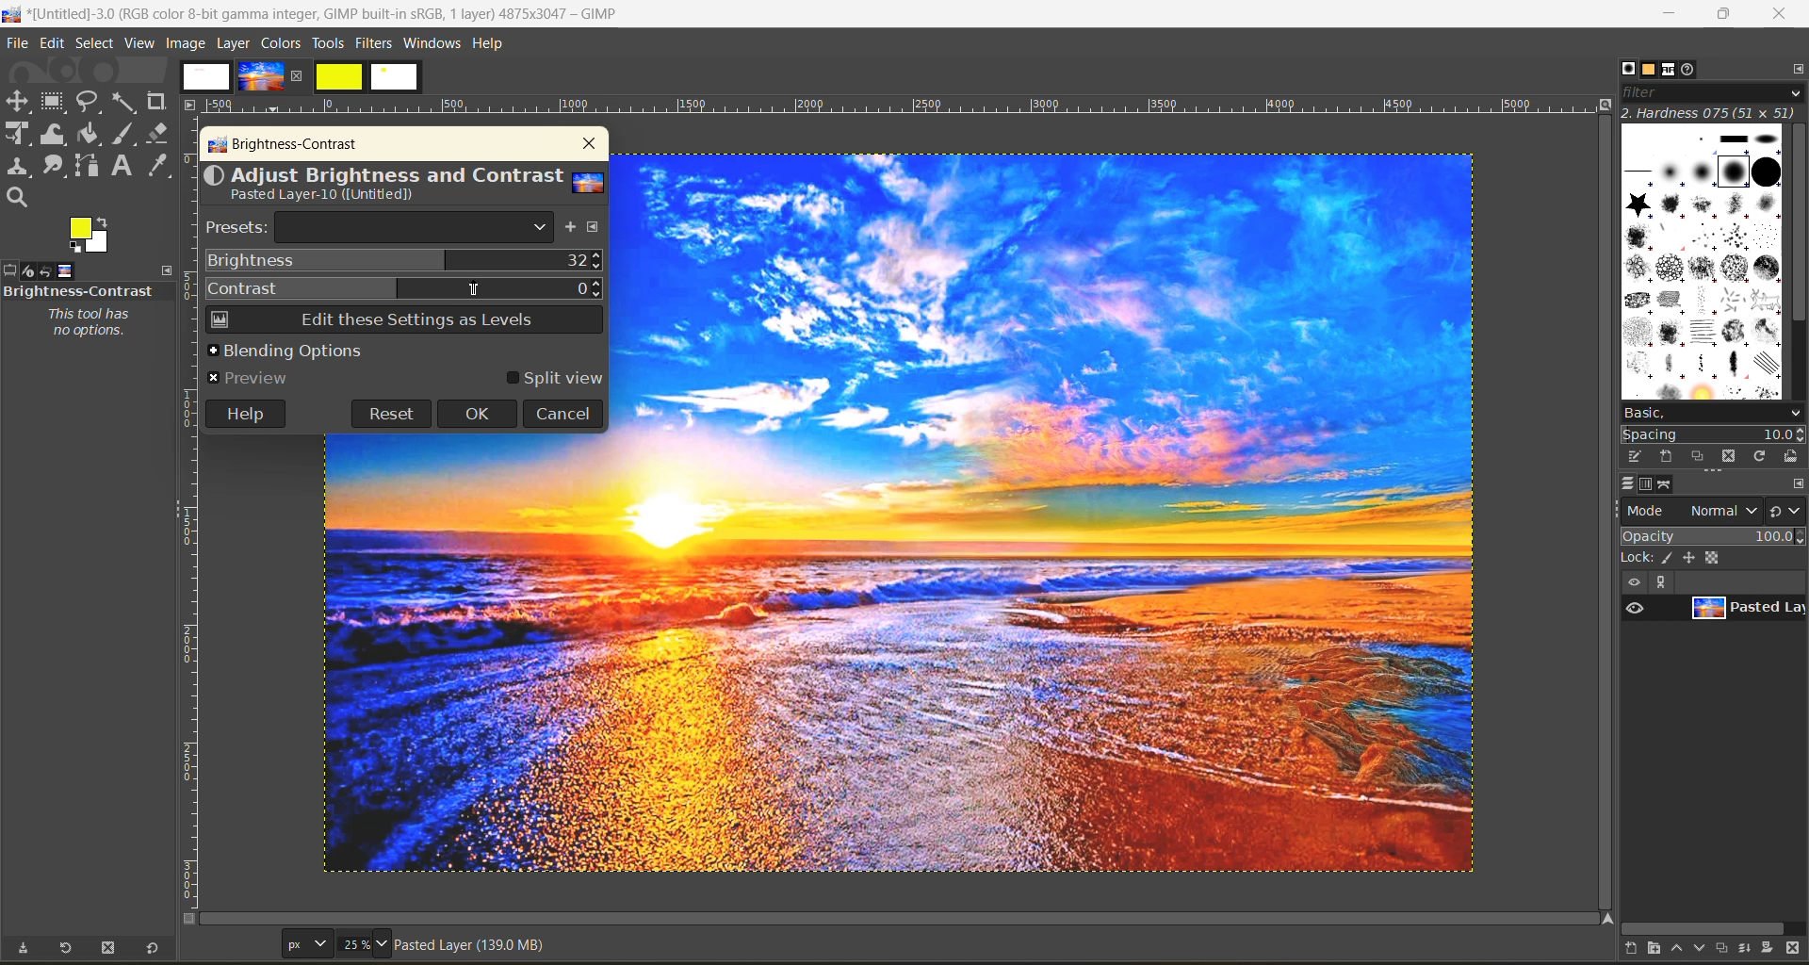 The height and width of the screenshot is (965, 1809). I want to click on close, so click(585, 144).